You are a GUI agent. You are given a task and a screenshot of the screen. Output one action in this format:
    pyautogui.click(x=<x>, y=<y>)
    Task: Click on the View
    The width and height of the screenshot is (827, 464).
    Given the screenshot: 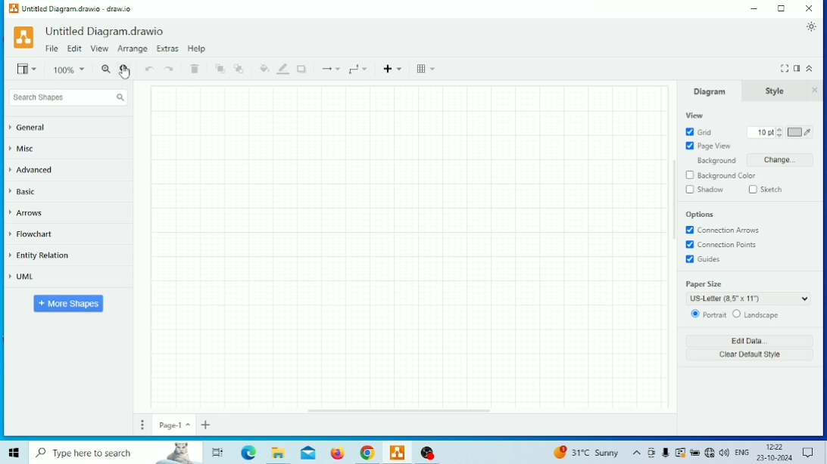 What is the action you would take?
    pyautogui.click(x=29, y=68)
    